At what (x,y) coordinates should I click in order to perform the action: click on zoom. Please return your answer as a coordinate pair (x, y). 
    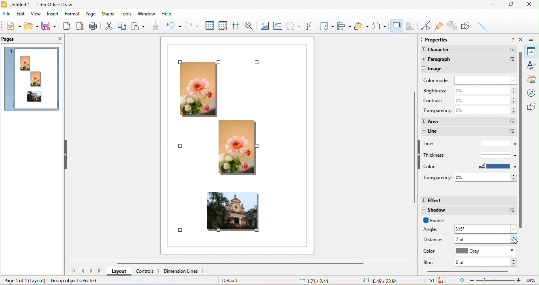
    Looking at the image, I should click on (496, 280).